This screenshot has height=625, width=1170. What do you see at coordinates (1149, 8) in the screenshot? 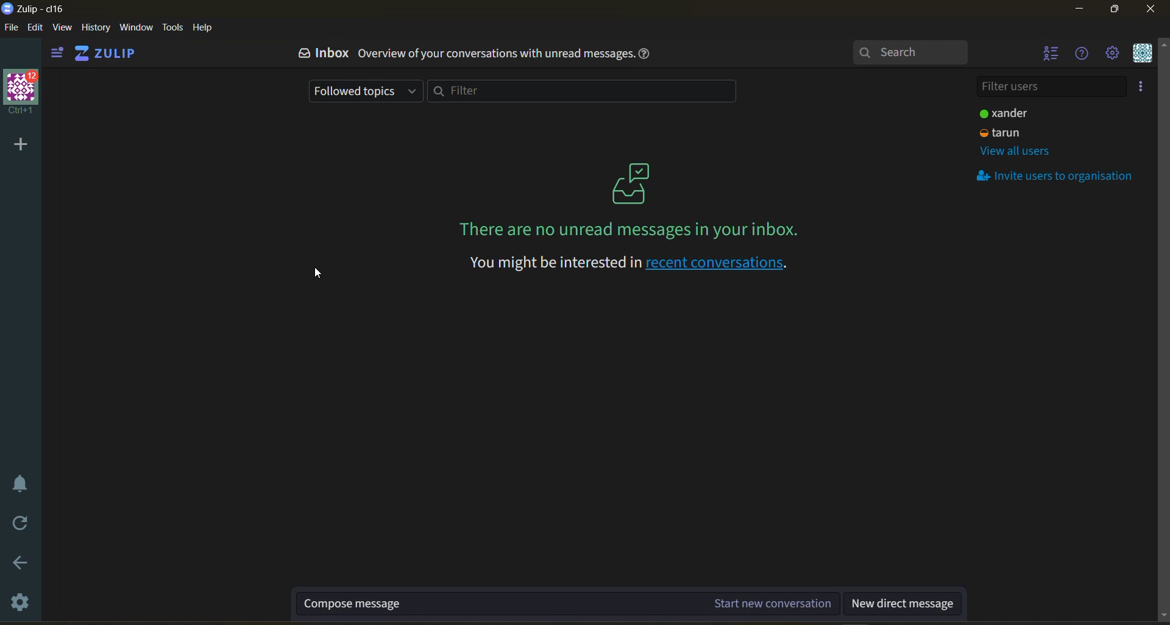
I see `close` at bounding box center [1149, 8].